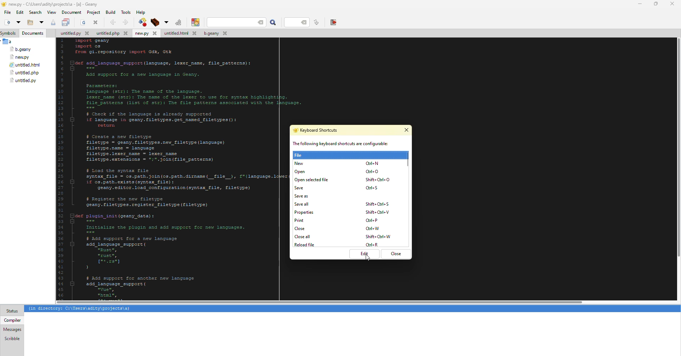 Image resolution: width=681 pixels, height=356 pixels. What do you see at coordinates (20, 57) in the screenshot?
I see `file` at bounding box center [20, 57].